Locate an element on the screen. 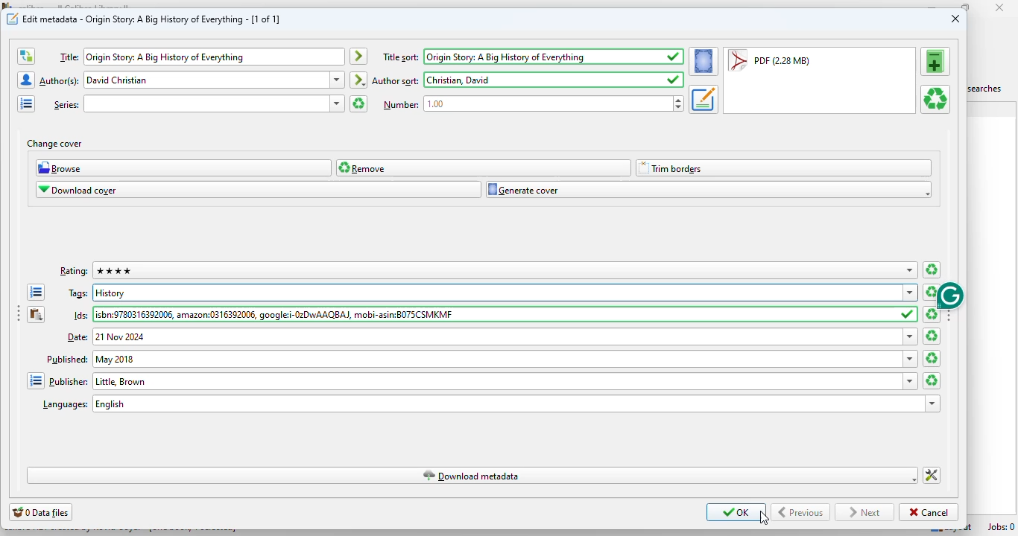 The height and width of the screenshot is (536, 1018). text is located at coordinates (396, 81).